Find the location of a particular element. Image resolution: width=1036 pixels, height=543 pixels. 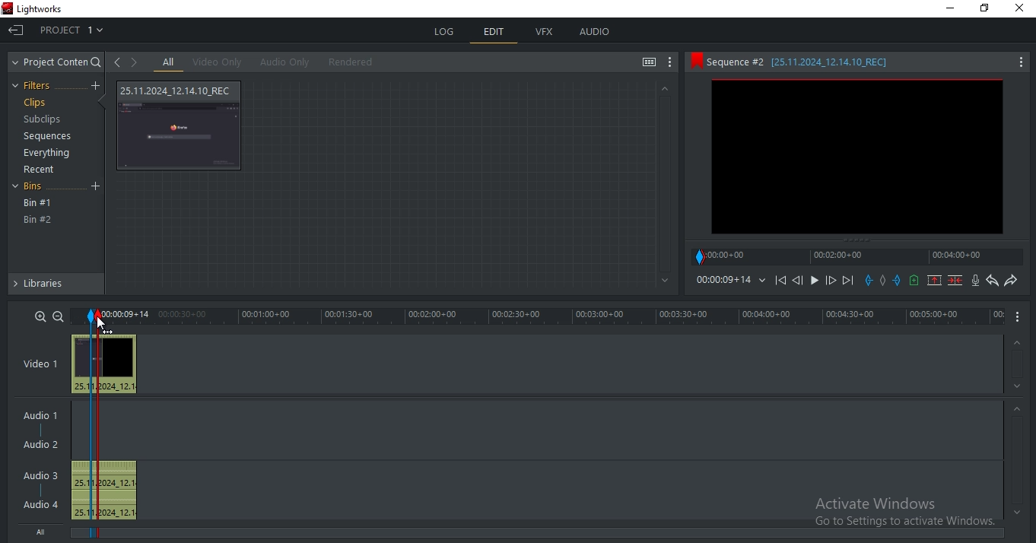

zoom out is located at coordinates (58, 316).